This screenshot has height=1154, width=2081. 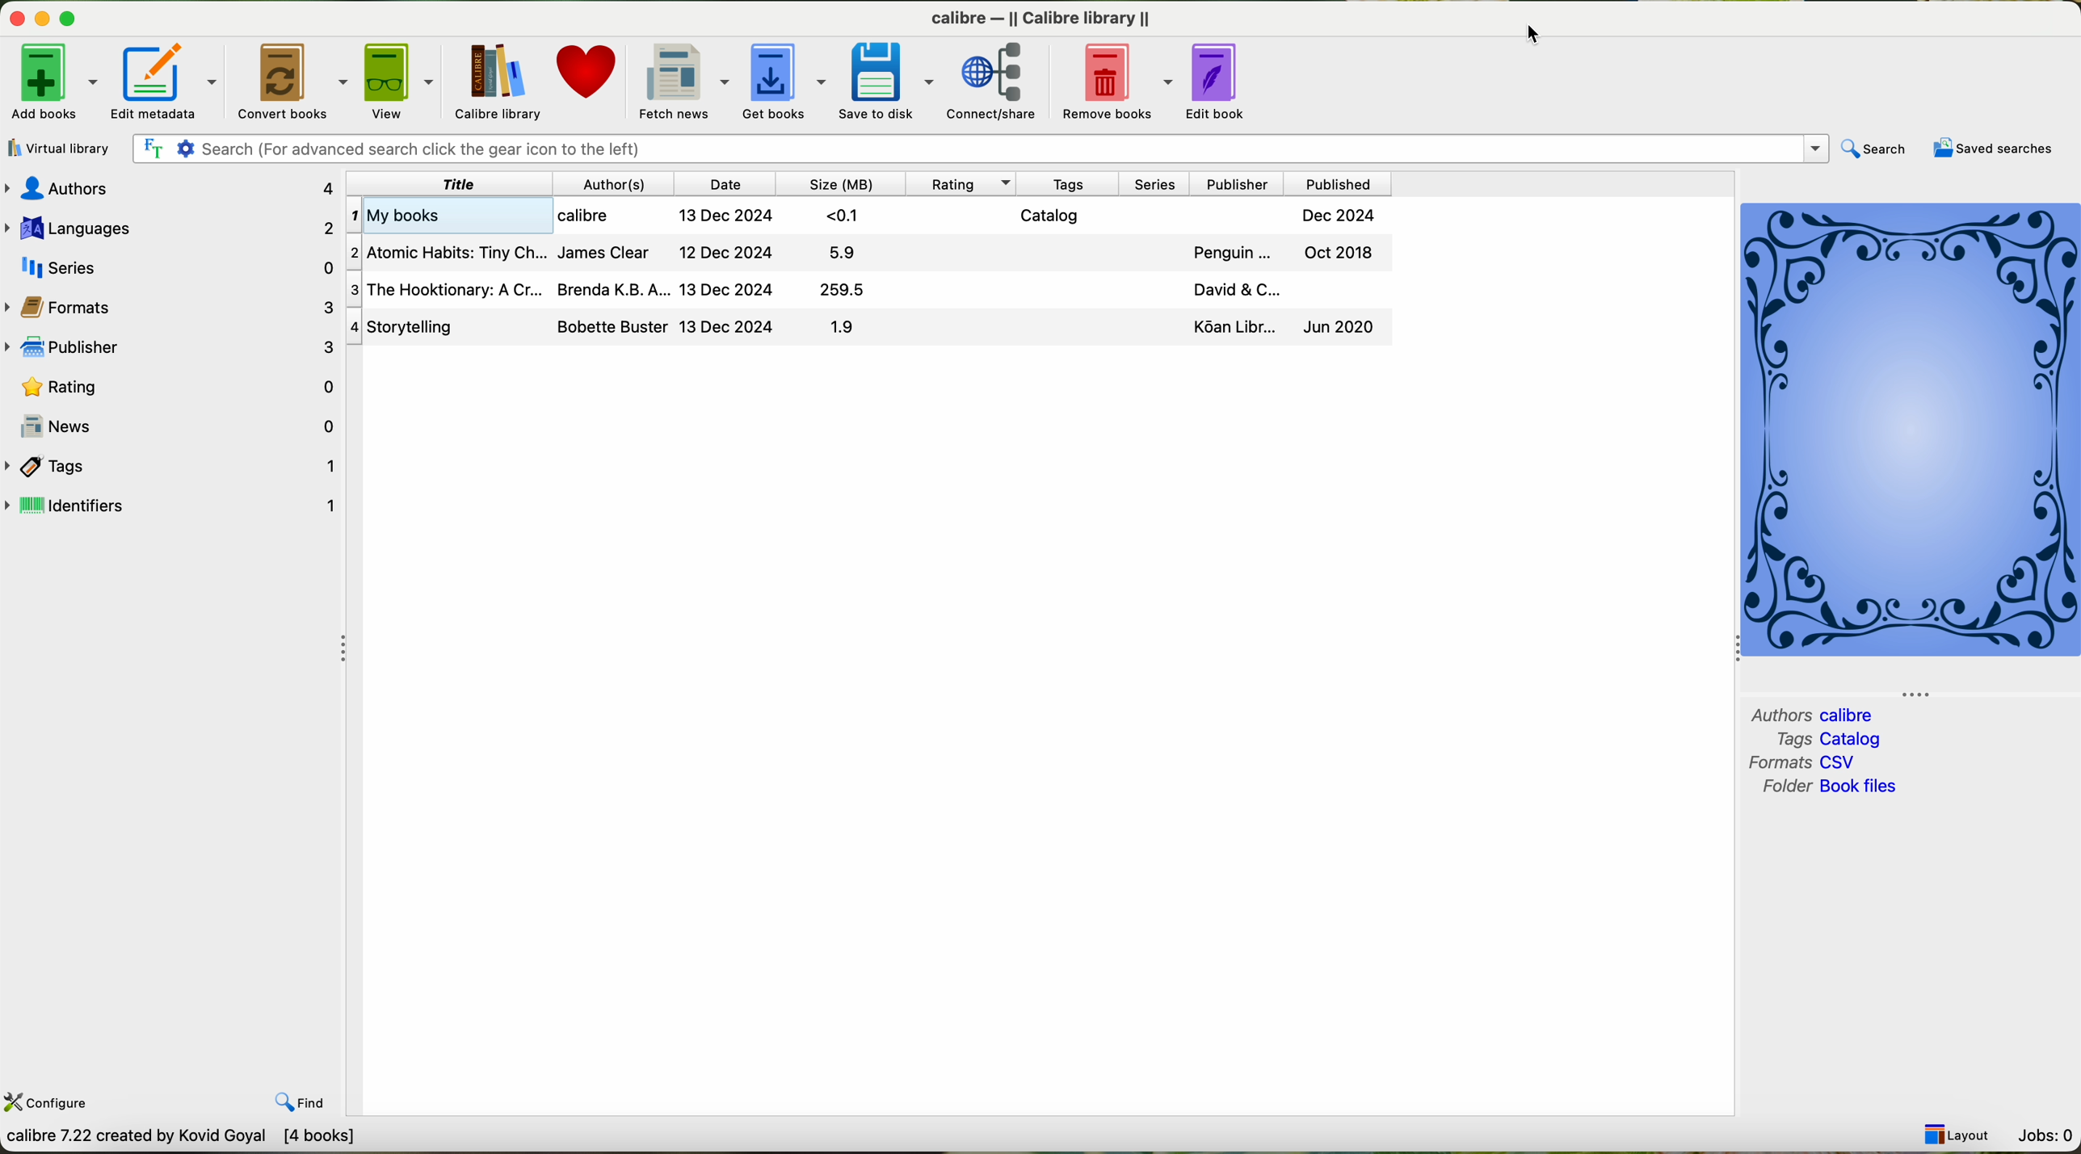 What do you see at coordinates (1339, 185) in the screenshot?
I see `published` at bounding box center [1339, 185].